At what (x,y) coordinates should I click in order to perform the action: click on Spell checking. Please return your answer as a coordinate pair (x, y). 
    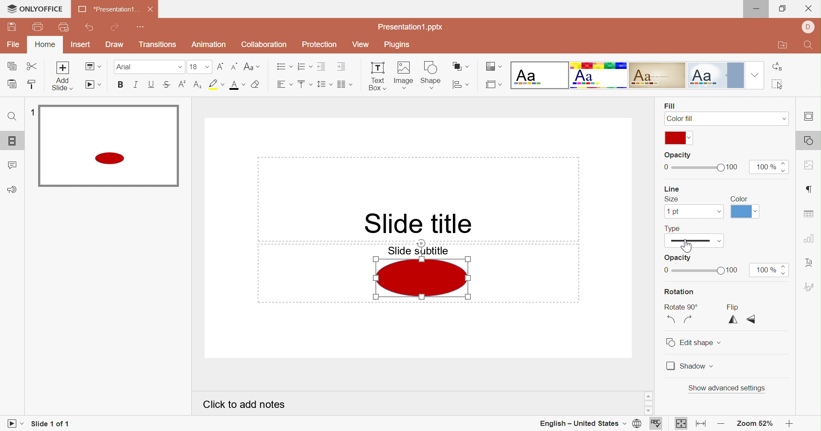
    Looking at the image, I should click on (657, 423).